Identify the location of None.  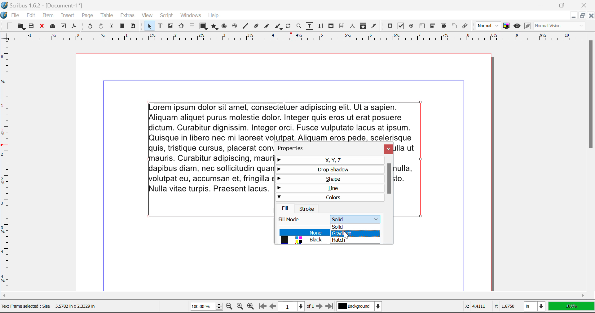
(303, 232).